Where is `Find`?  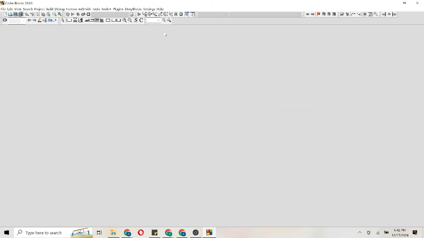 Find is located at coordinates (13, 21).